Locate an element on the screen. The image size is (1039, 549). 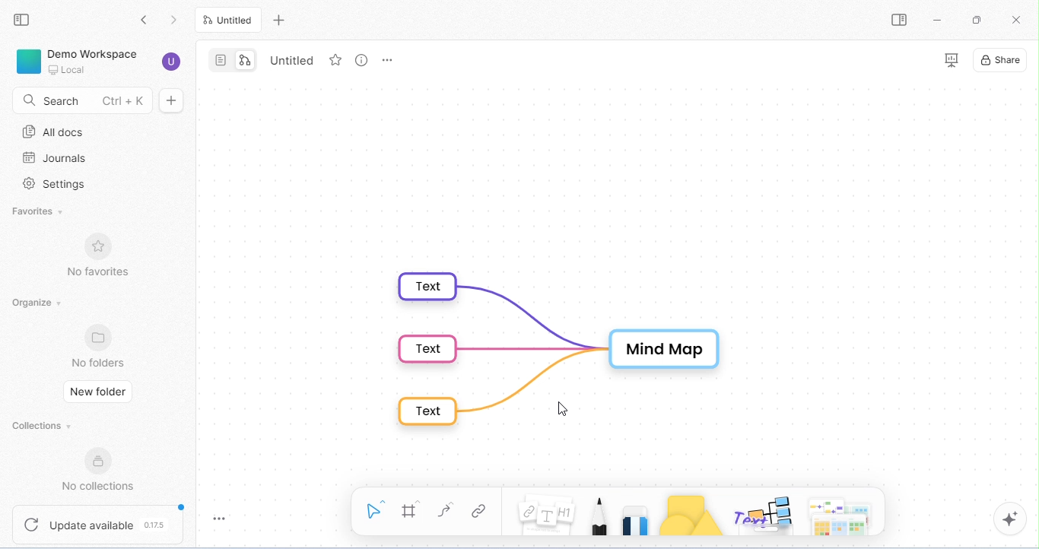
connectors is located at coordinates (446, 511).